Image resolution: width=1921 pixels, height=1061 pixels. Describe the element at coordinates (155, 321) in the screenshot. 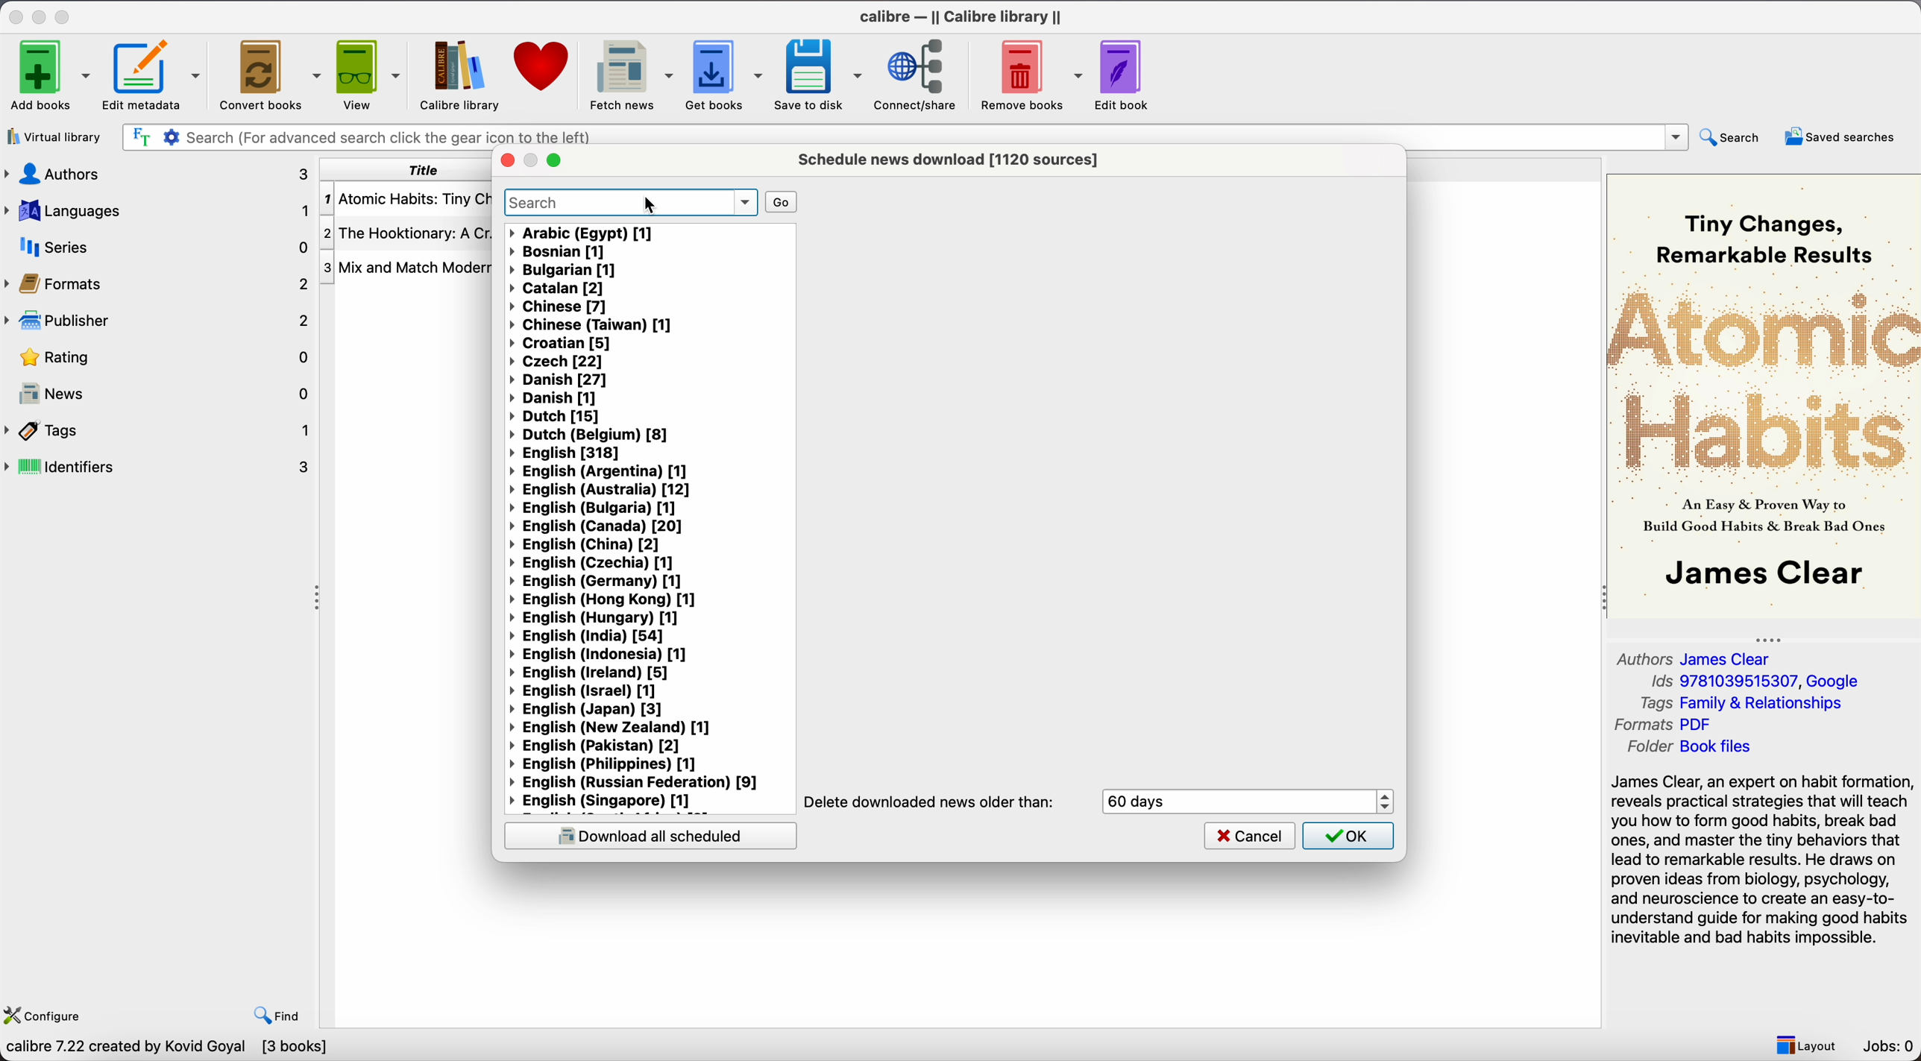

I see `publisher` at that location.